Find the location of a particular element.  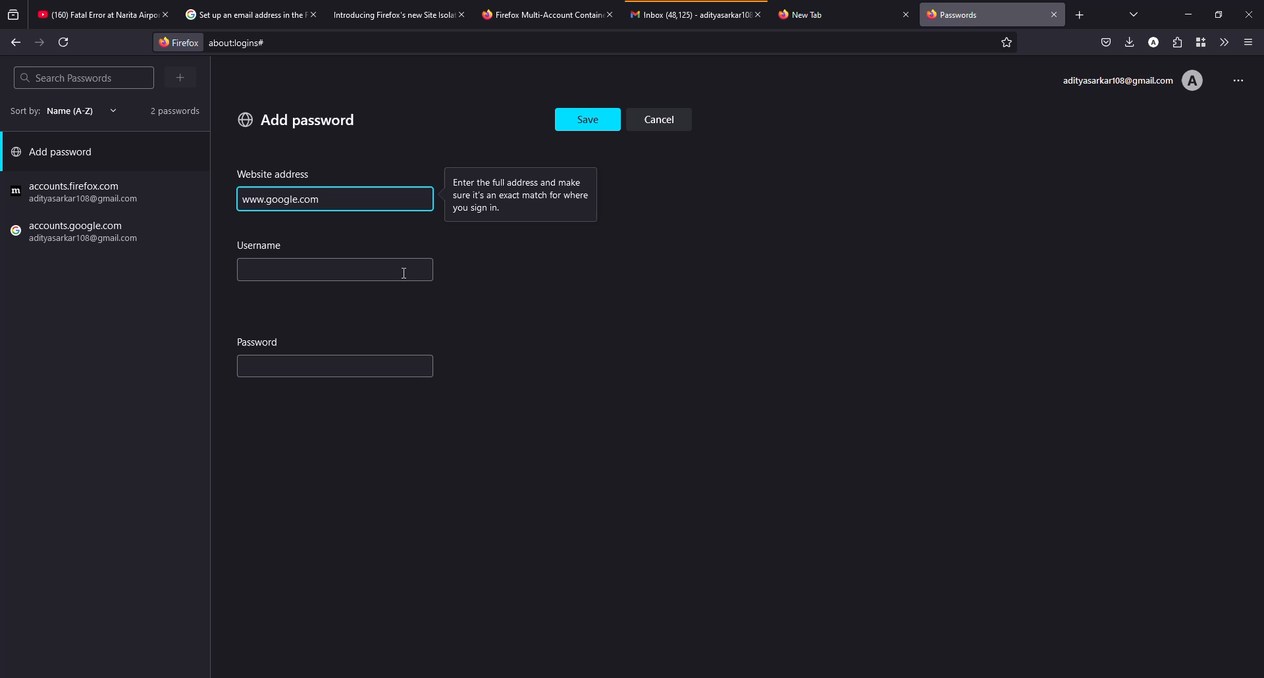

info is located at coordinates (527, 194).